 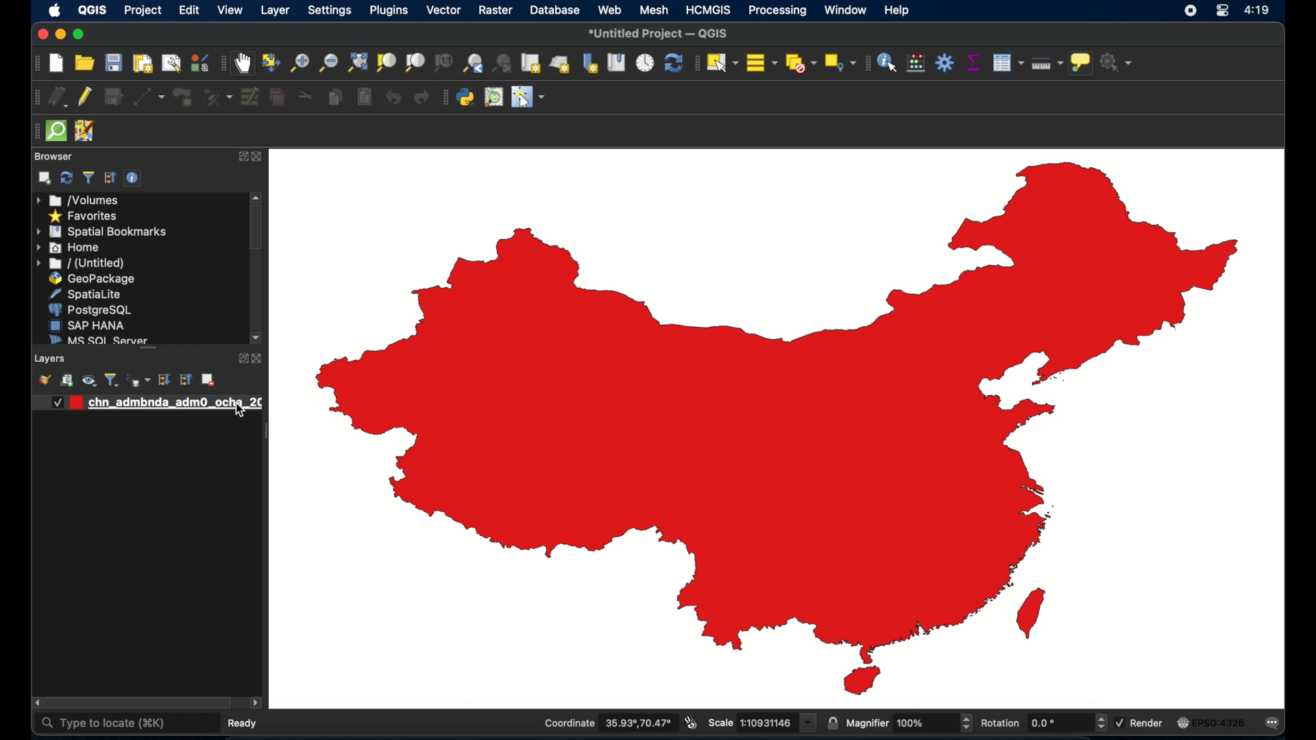 What do you see at coordinates (761, 723) in the screenshot?
I see `scale` at bounding box center [761, 723].